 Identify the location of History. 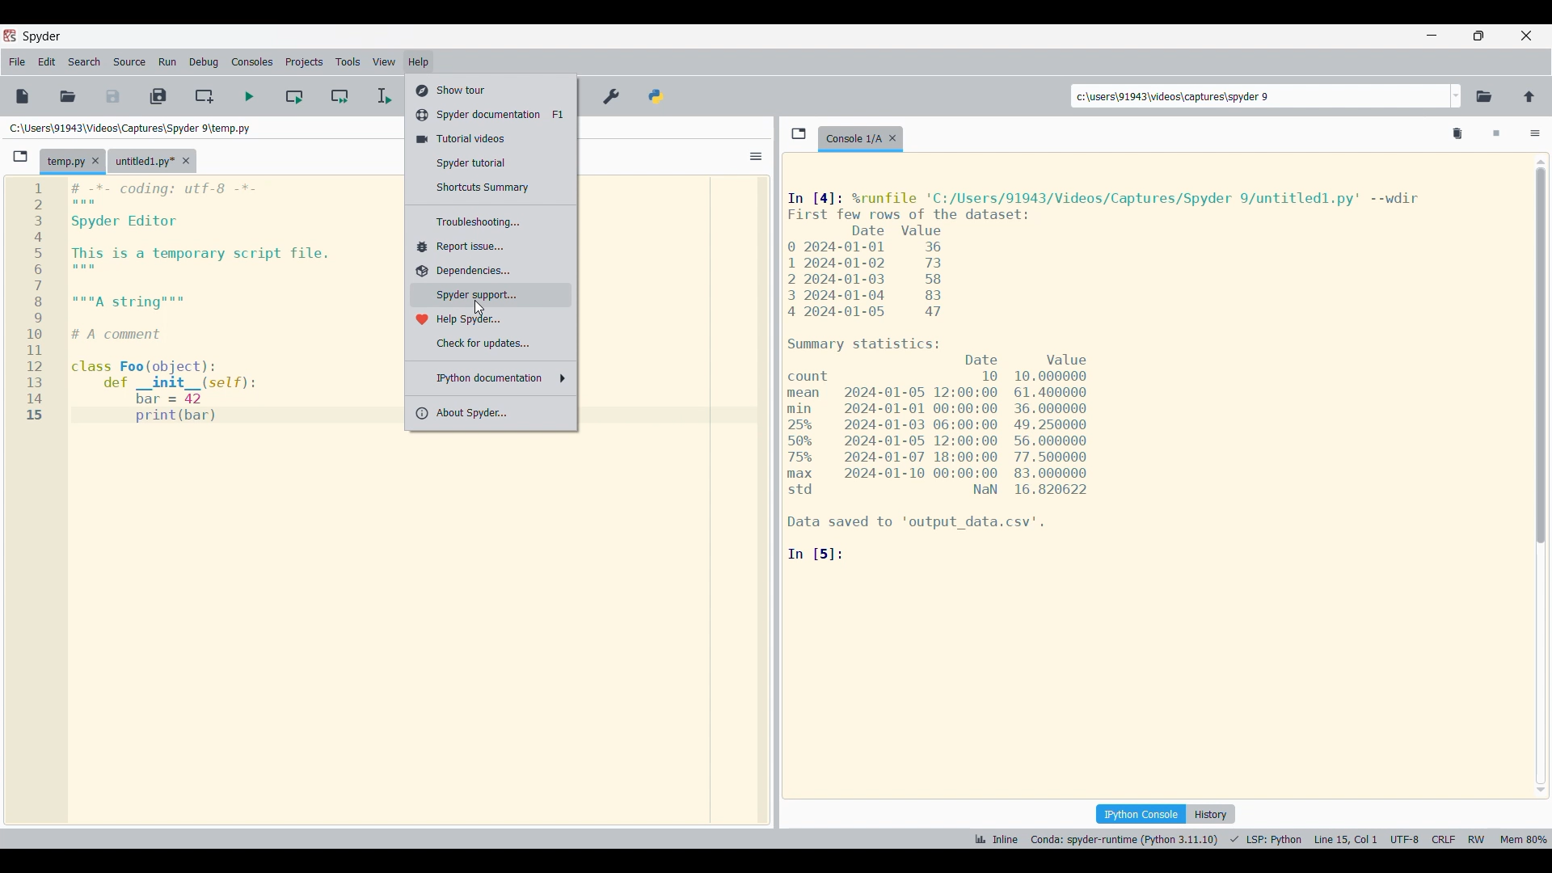
(1211, 814).